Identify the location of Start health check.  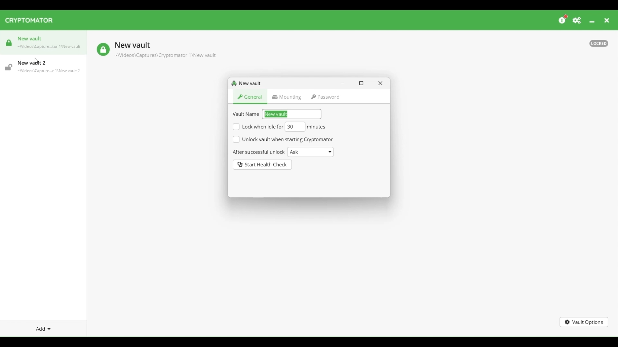
(262, 165).